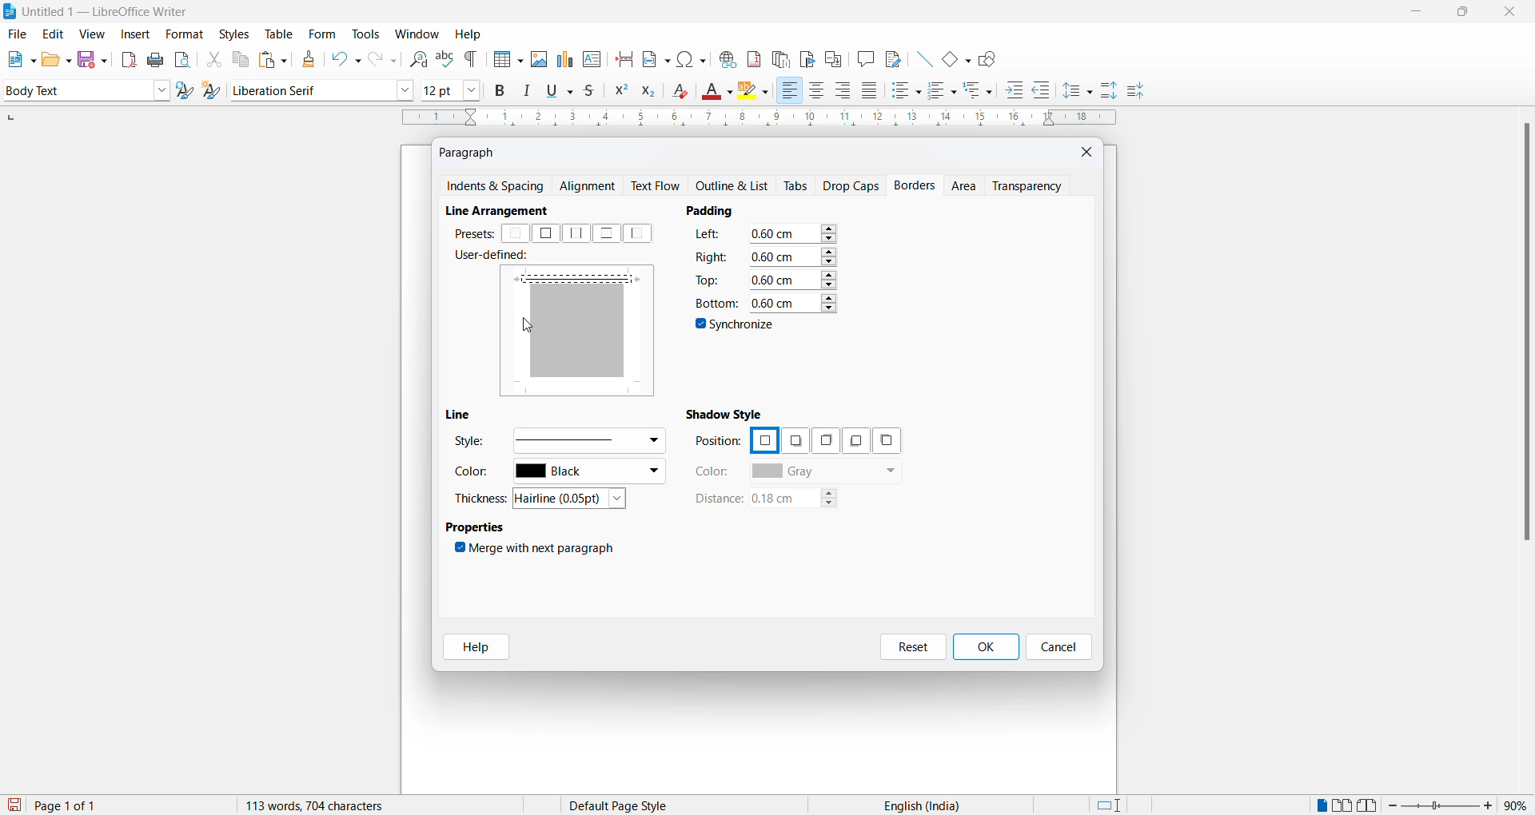  I want to click on tools, so click(365, 34).